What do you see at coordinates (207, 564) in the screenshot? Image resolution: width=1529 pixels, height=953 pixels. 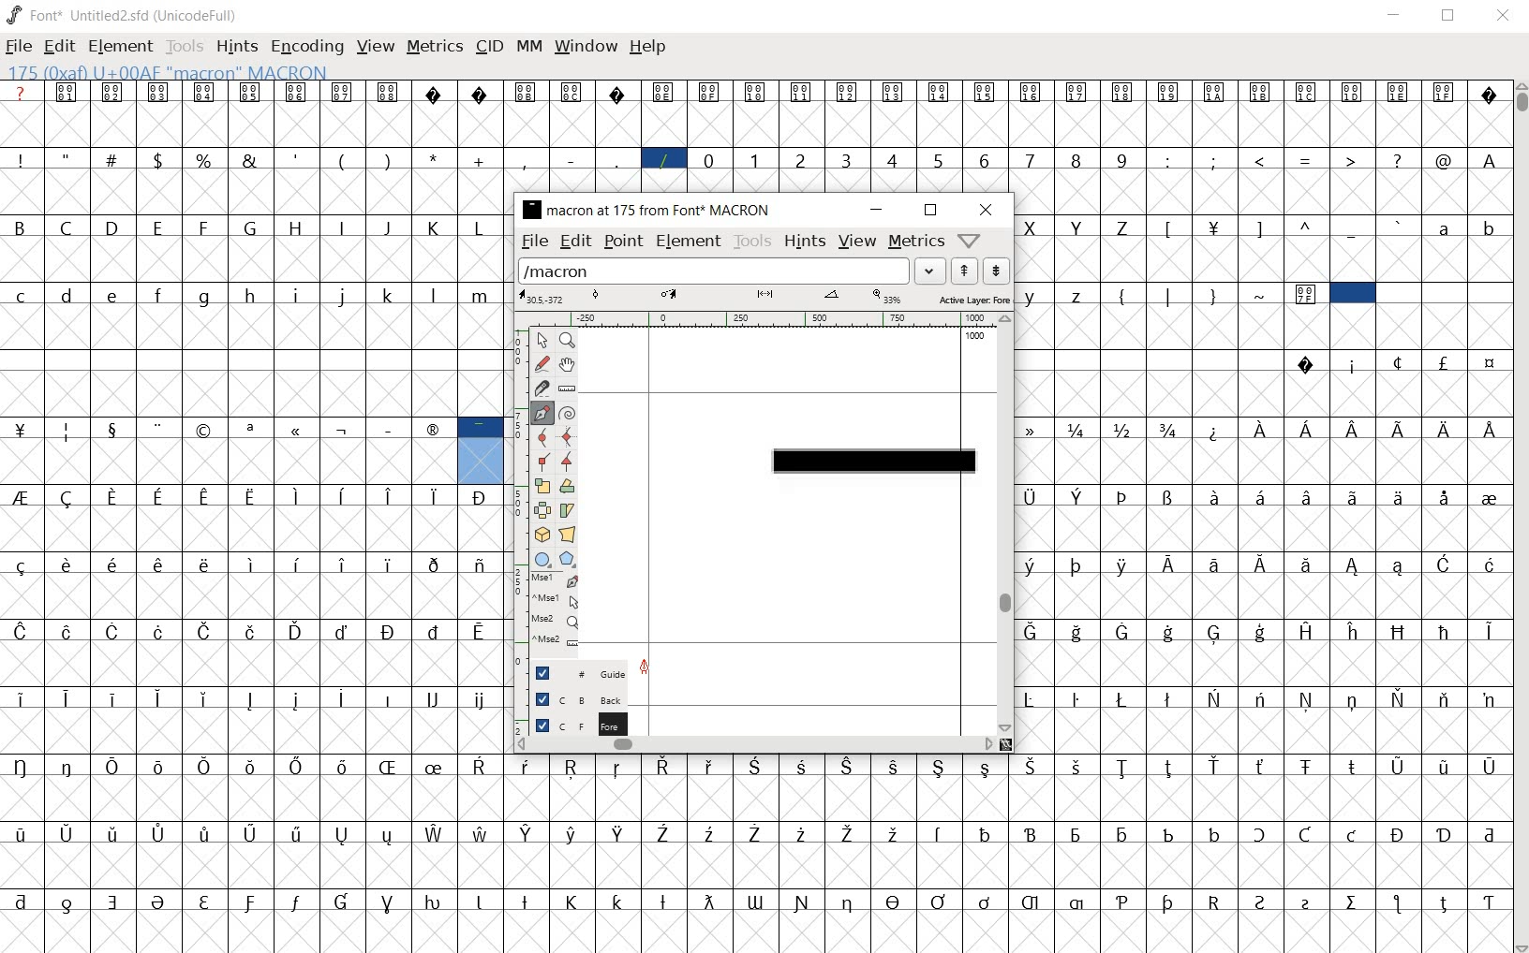 I see `Symbol` at bounding box center [207, 564].